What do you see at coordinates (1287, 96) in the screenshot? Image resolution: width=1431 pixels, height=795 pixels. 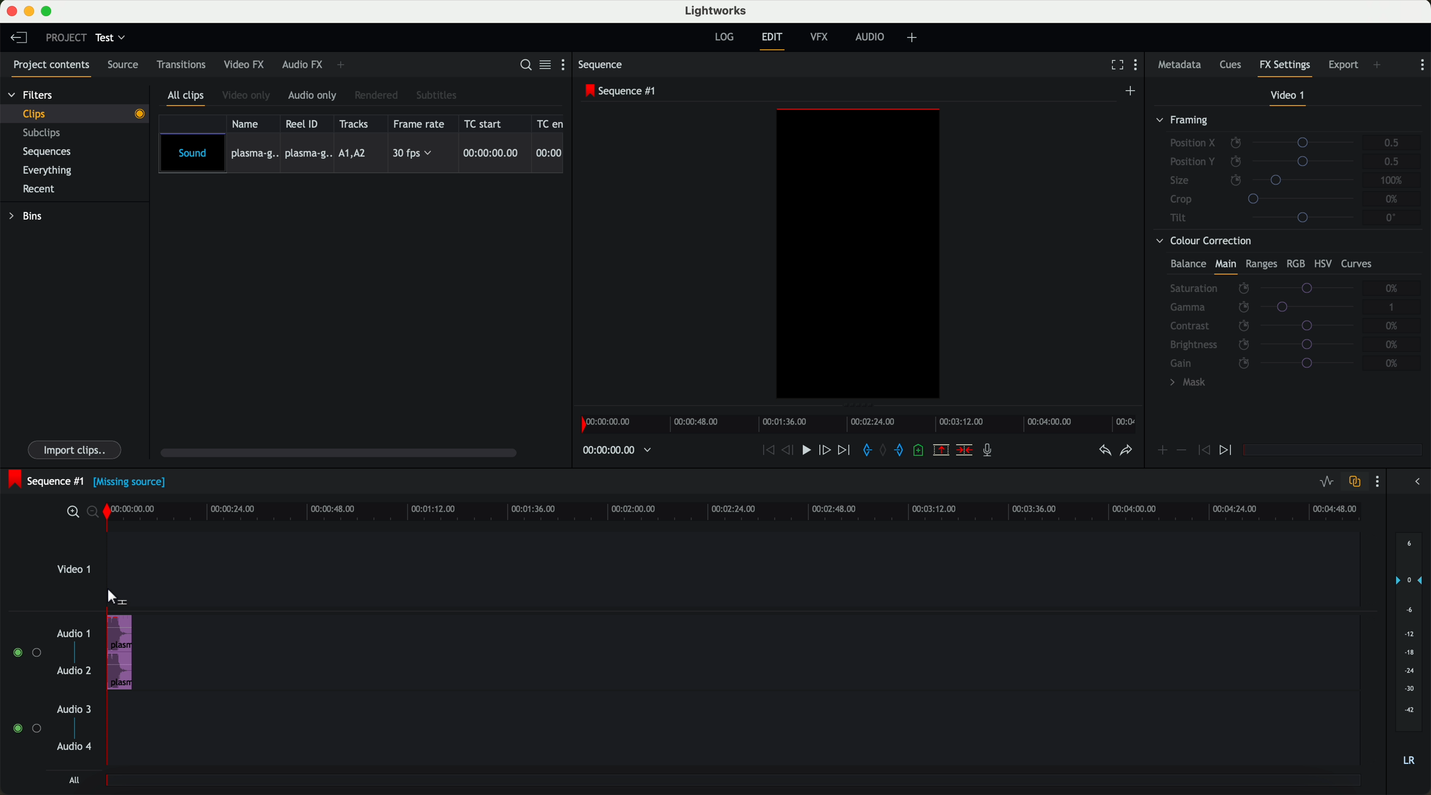 I see `video 1` at bounding box center [1287, 96].